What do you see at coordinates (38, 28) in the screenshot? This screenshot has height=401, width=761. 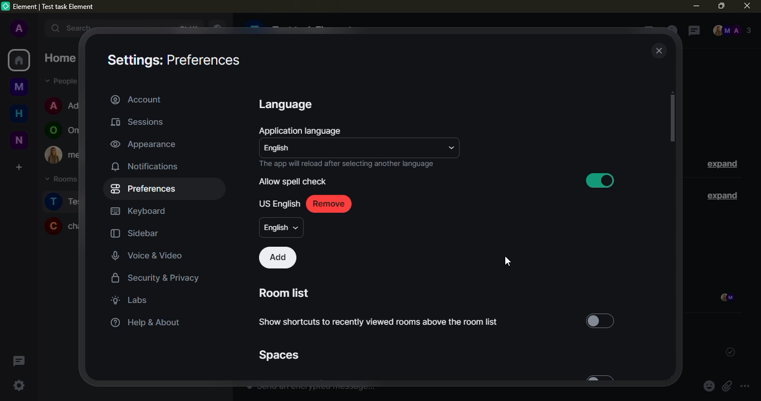 I see `expand` at bounding box center [38, 28].